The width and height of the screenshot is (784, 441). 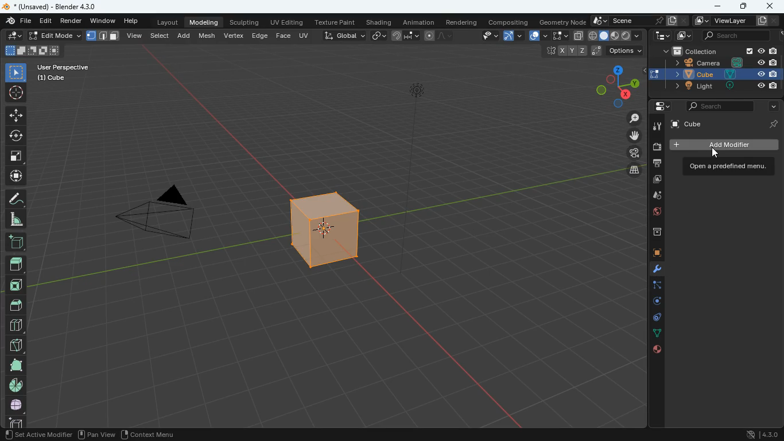 What do you see at coordinates (72, 20) in the screenshot?
I see `render` at bounding box center [72, 20].